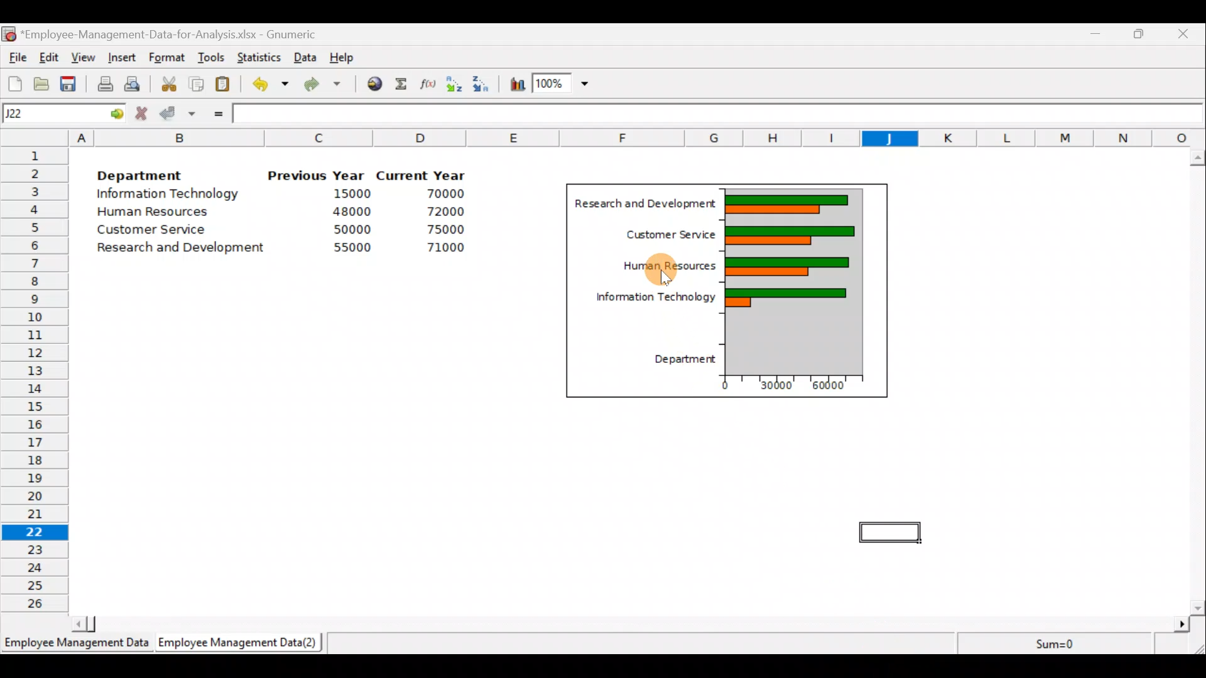  Describe the element at coordinates (41, 82) in the screenshot. I see `Open a file` at that location.